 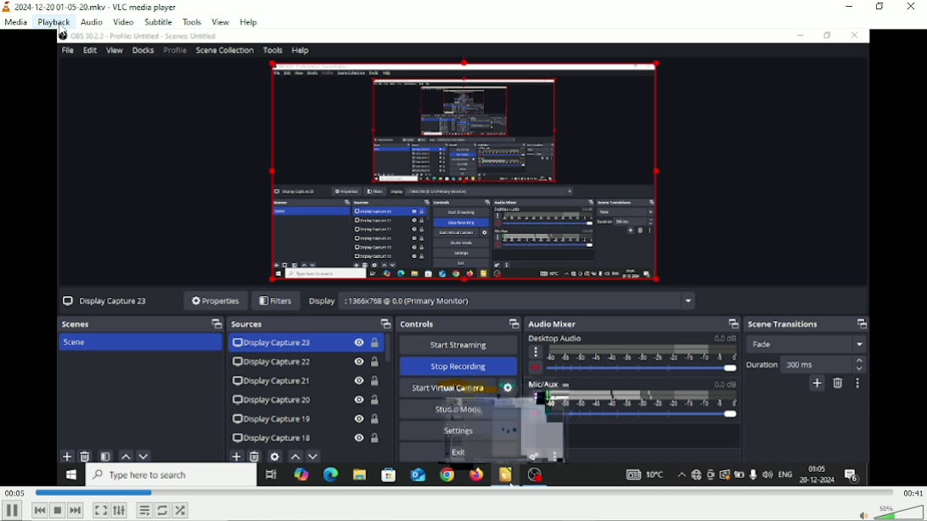 What do you see at coordinates (220, 20) in the screenshot?
I see `View` at bounding box center [220, 20].